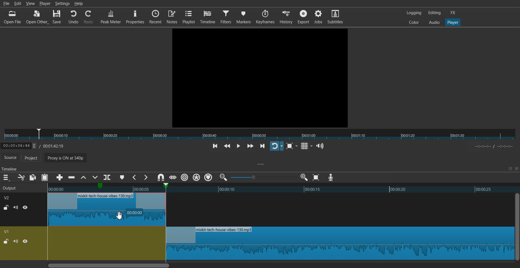 This screenshot has height=268, width=520. What do you see at coordinates (264, 177) in the screenshot?
I see `Zoom adjuster toggle` at bounding box center [264, 177].